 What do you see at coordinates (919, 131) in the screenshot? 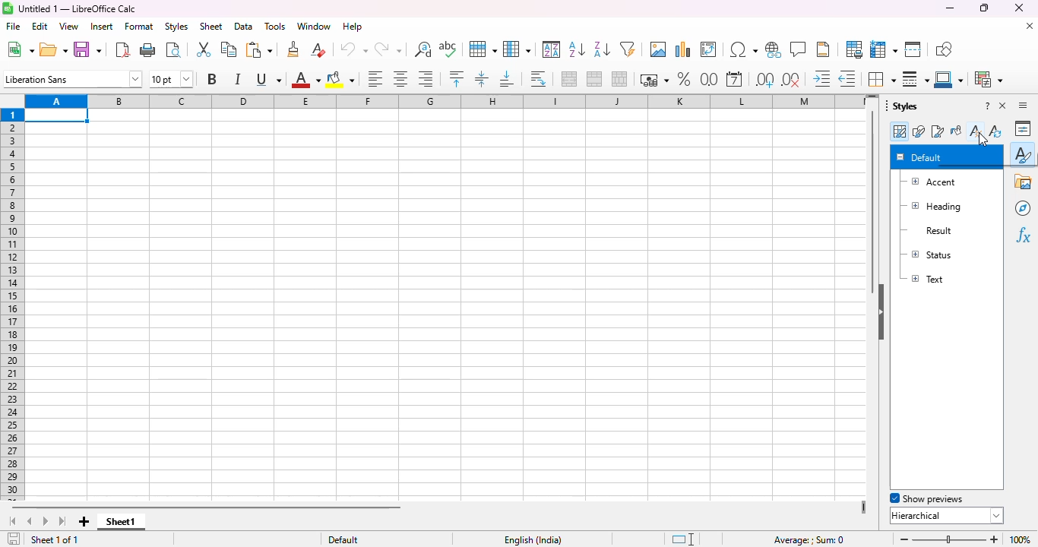
I see `drawing styles` at bounding box center [919, 131].